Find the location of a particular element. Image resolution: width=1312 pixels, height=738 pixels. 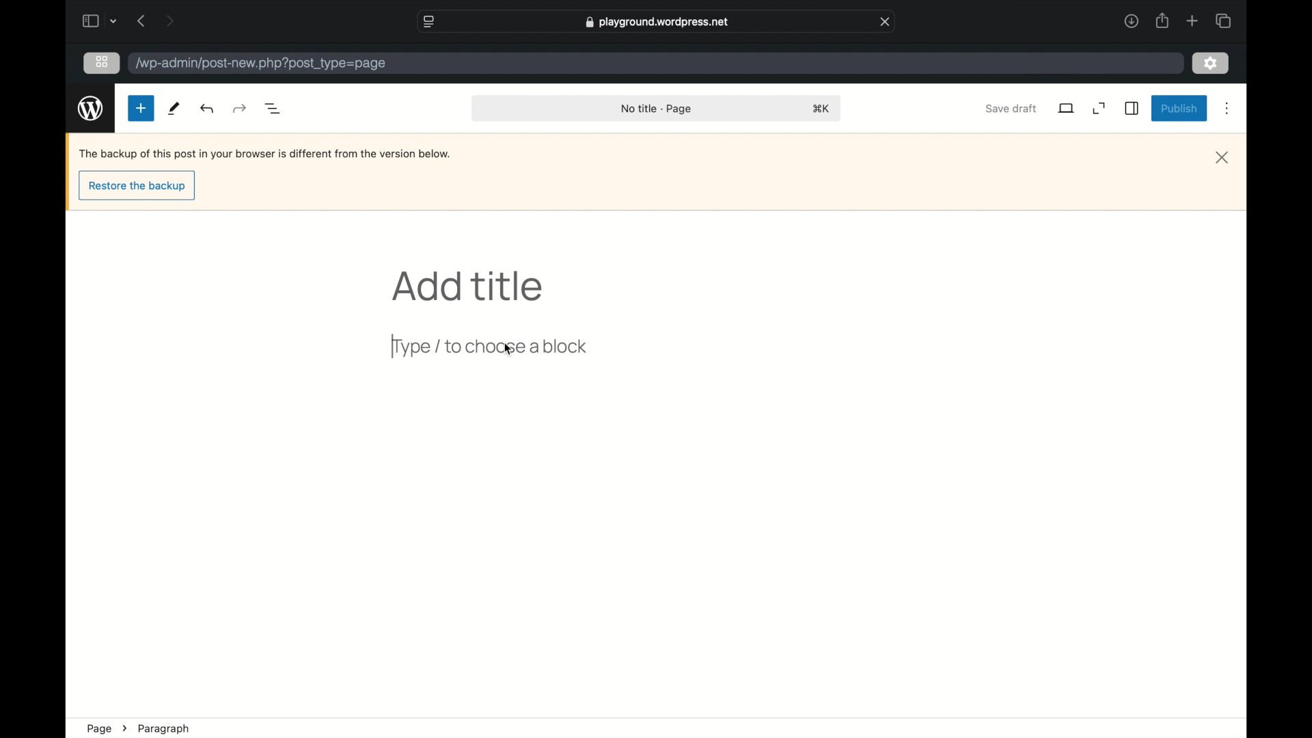

web address is located at coordinates (657, 23).